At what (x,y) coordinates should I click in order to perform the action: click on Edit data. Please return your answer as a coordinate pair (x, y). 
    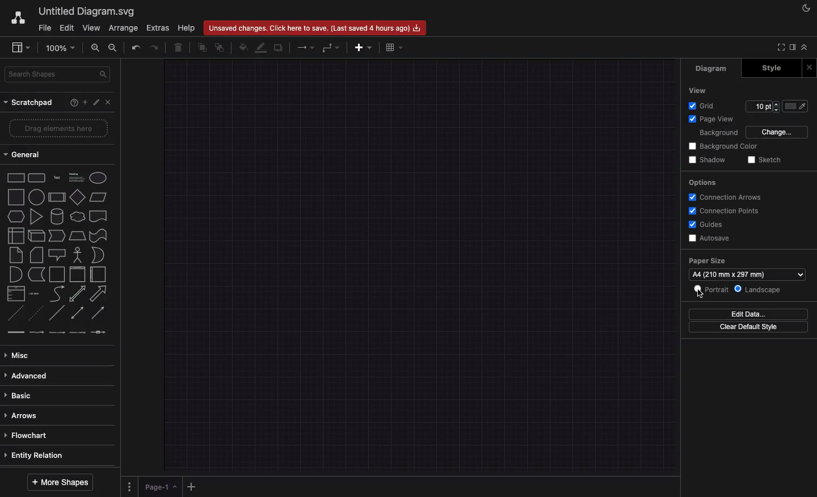
    Looking at the image, I should click on (748, 314).